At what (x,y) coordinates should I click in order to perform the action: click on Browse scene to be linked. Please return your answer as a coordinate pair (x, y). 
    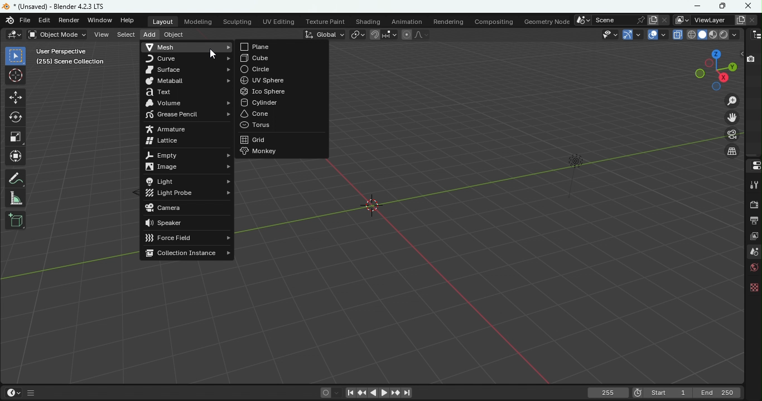
    Looking at the image, I should click on (582, 20).